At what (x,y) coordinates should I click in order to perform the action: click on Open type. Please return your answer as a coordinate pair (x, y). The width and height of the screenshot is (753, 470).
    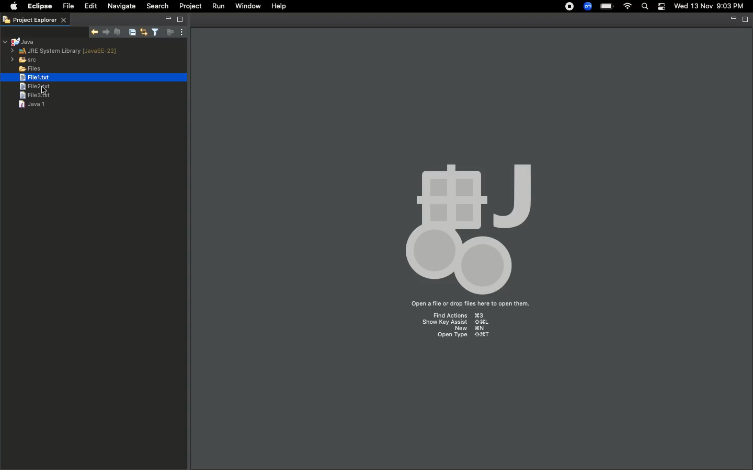
    Looking at the image, I should click on (460, 337).